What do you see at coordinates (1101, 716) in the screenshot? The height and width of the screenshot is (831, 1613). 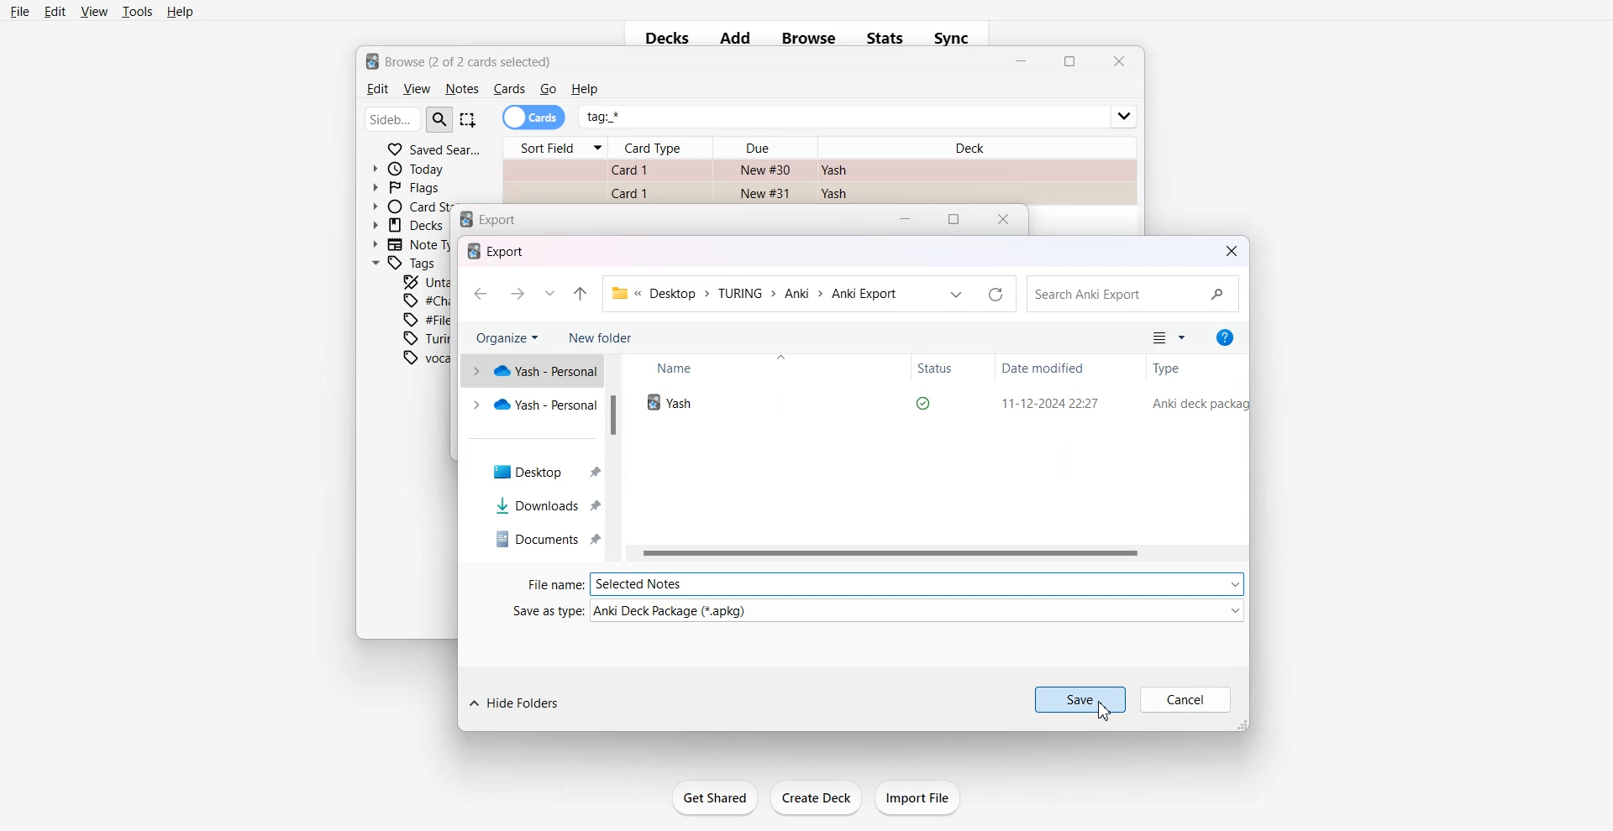 I see `cursor` at bounding box center [1101, 716].